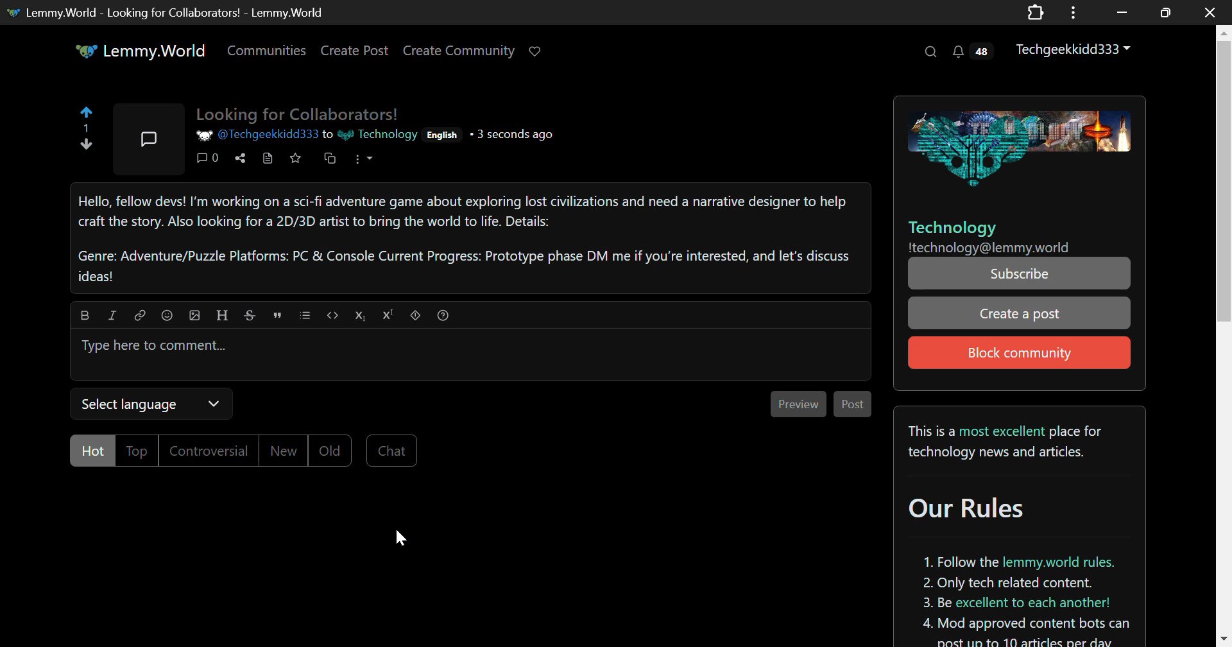  I want to click on !technology@lemmy.world, so click(1001, 248).